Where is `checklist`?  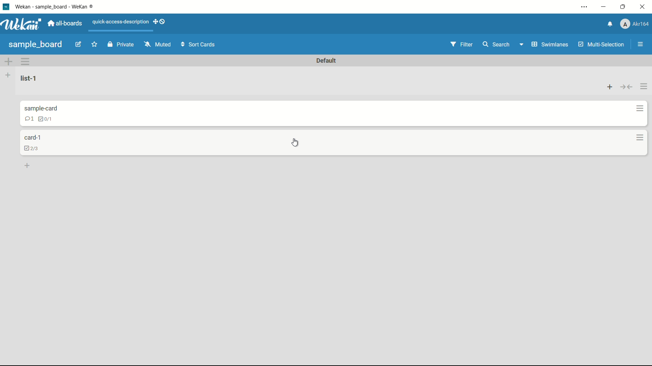
checklist is located at coordinates (32, 149).